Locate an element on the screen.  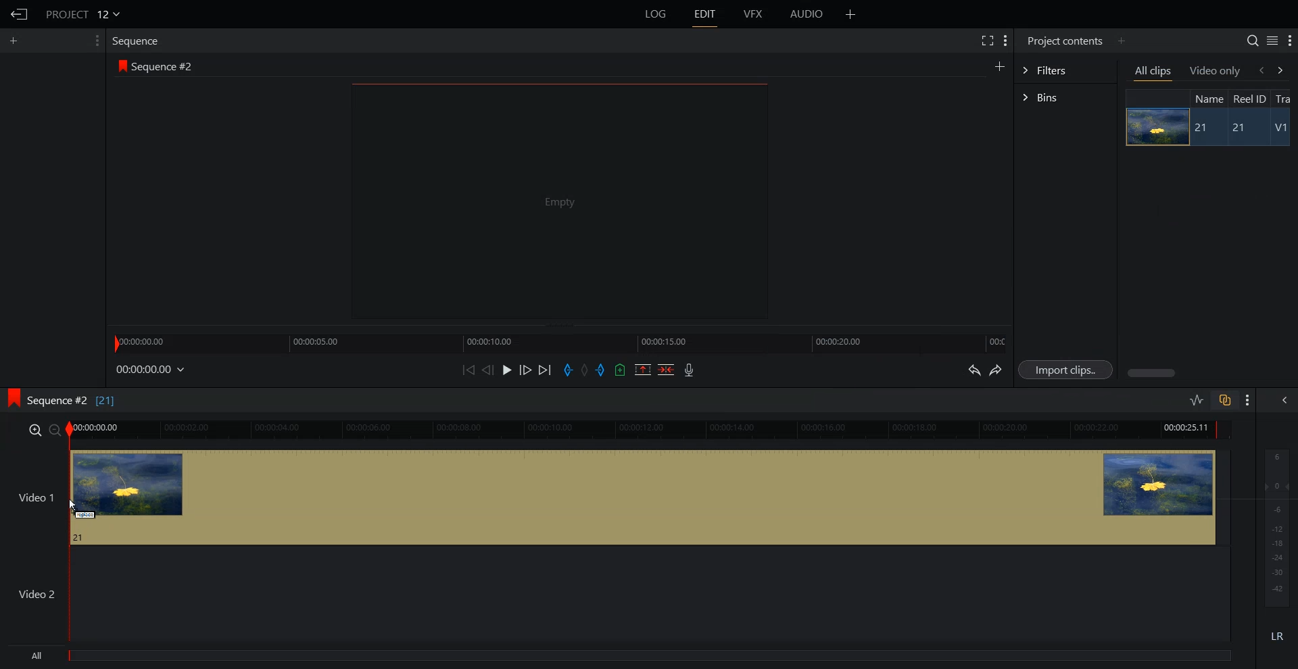
Horizontal Scroll bar is located at coordinates (1209, 373).